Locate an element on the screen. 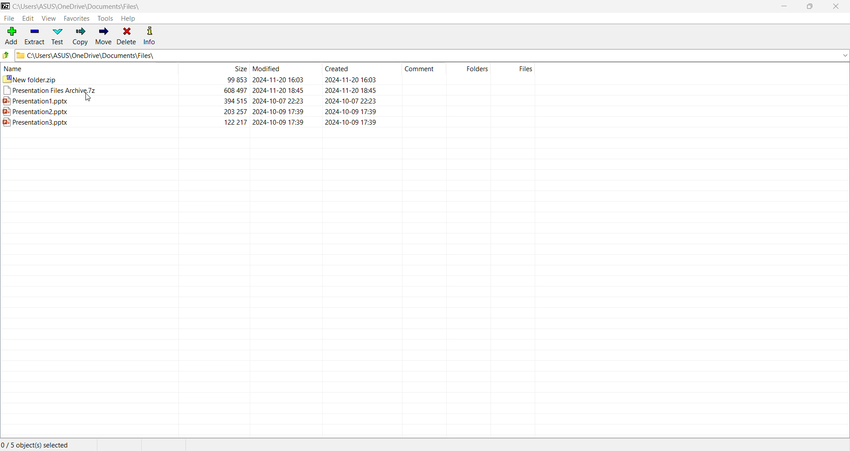 This screenshot has width=850, height=451. ppt2 is located at coordinates (267, 111).